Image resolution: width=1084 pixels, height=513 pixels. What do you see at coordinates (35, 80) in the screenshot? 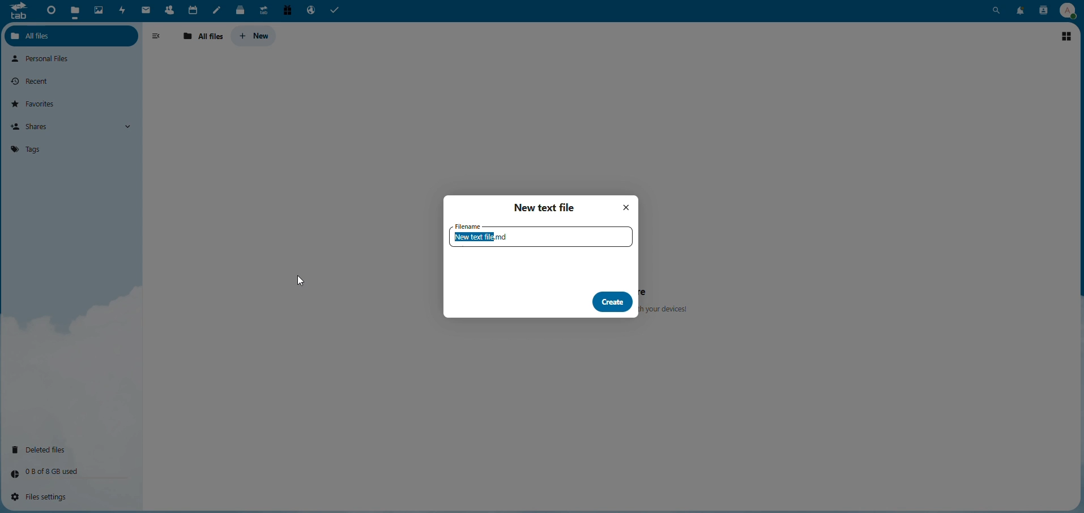
I see `Recent` at bounding box center [35, 80].